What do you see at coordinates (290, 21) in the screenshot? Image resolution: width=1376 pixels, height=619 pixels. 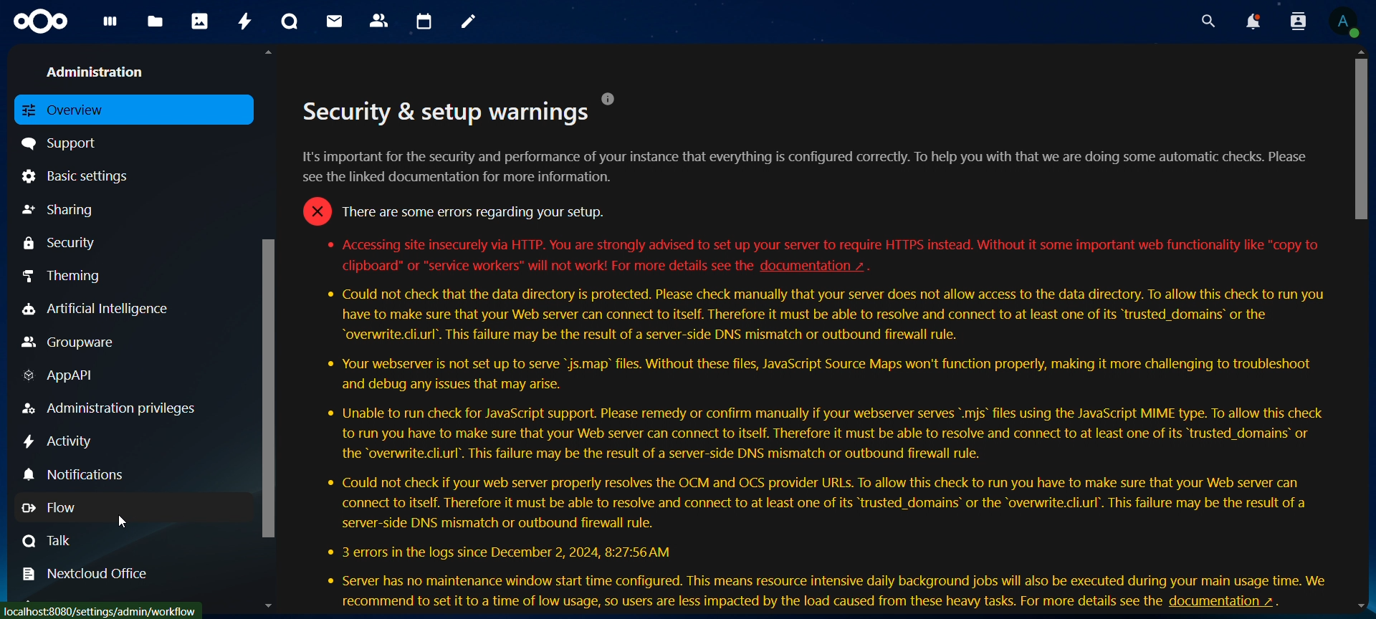 I see `talk` at bounding box center [290, 21].